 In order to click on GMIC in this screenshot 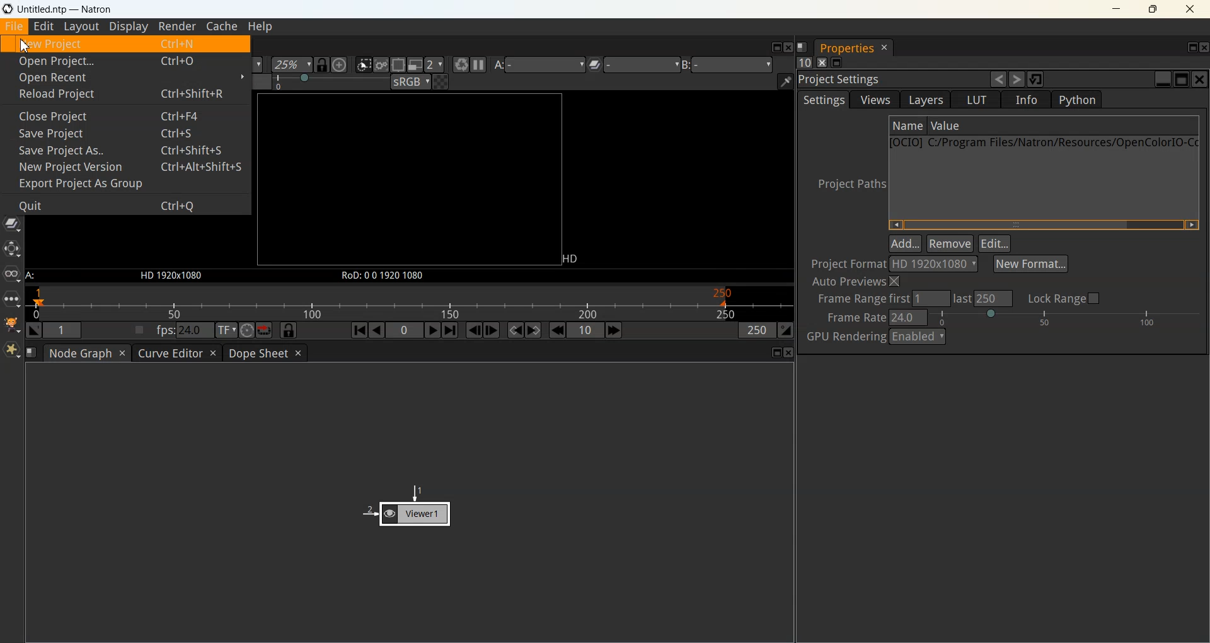, I will do `click(12, 324)`.